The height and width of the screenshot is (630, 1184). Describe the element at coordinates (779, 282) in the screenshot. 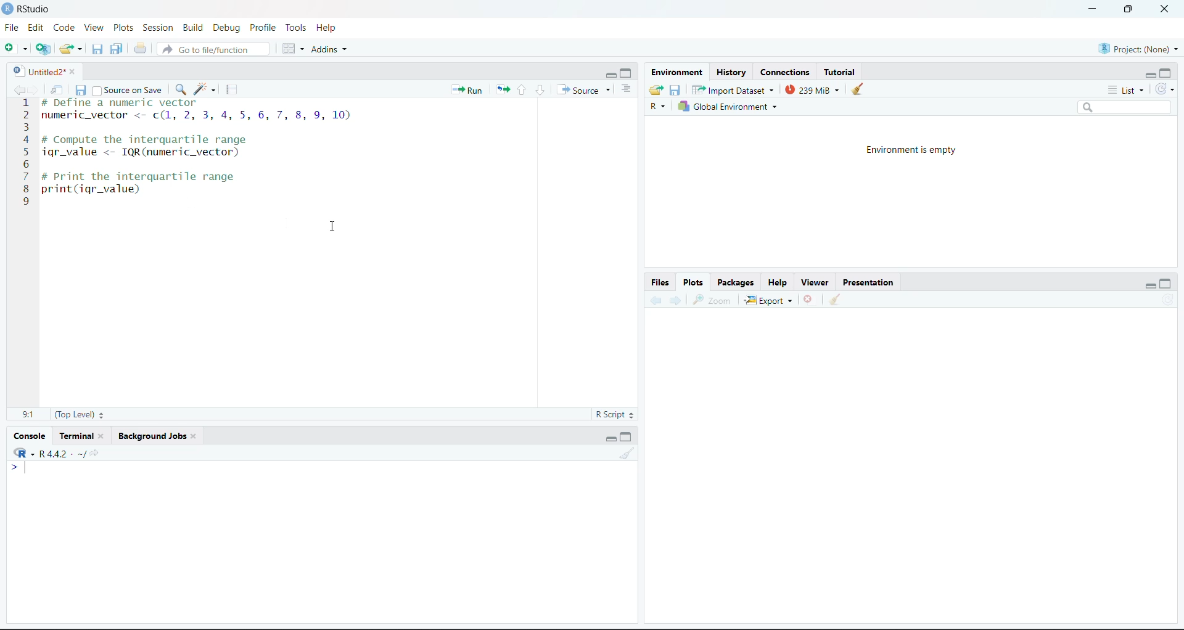

I see `Help` at that location.